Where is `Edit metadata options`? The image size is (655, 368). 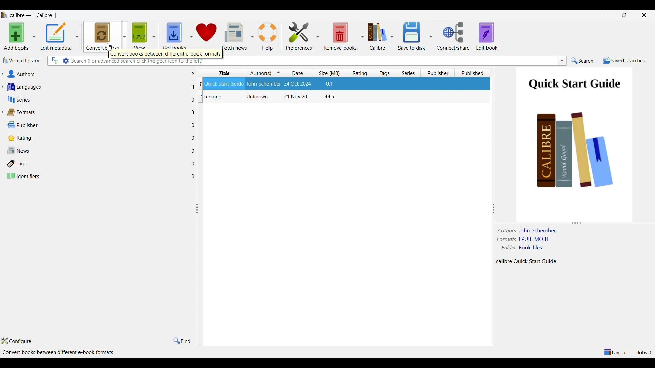 Edit metadata options is located at coordinates (77, 36).